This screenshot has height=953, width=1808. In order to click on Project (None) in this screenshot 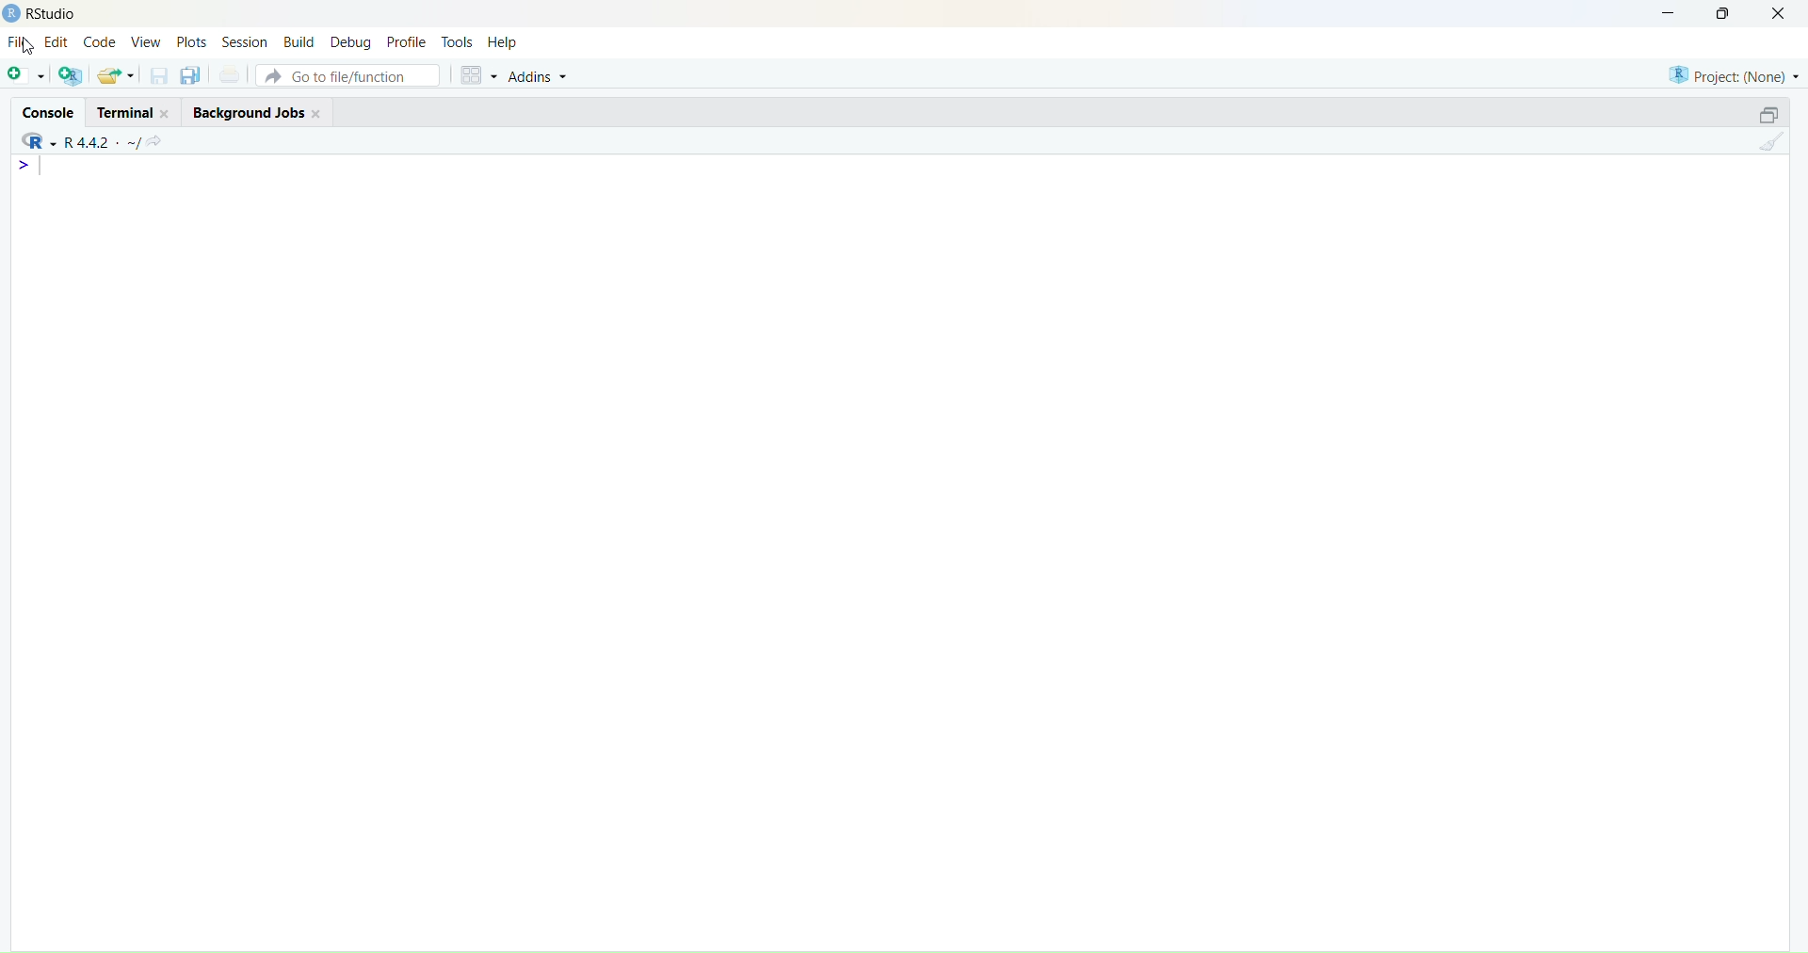, I will do `click(1731, 73)`.